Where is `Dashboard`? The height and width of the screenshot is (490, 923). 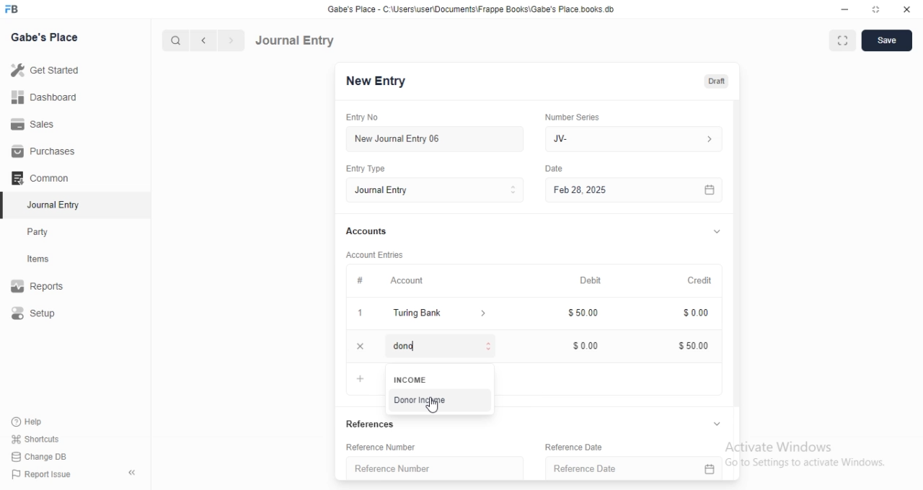
Dashboard is located at coordinates (48, 97).